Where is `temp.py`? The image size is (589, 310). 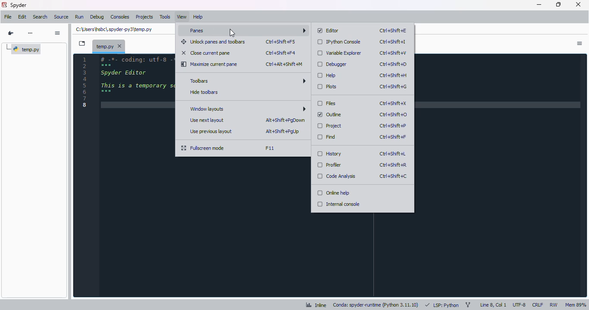
temp.py is located at coordinates (24, 50).